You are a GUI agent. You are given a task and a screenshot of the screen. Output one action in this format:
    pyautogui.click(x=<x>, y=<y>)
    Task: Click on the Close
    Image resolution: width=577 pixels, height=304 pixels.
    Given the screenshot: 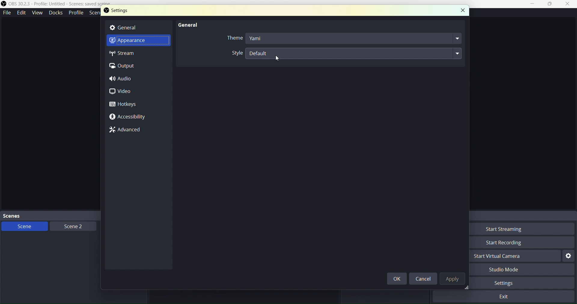 What is the action you would take?
    pyautogui.click(x=462, y=10)
    